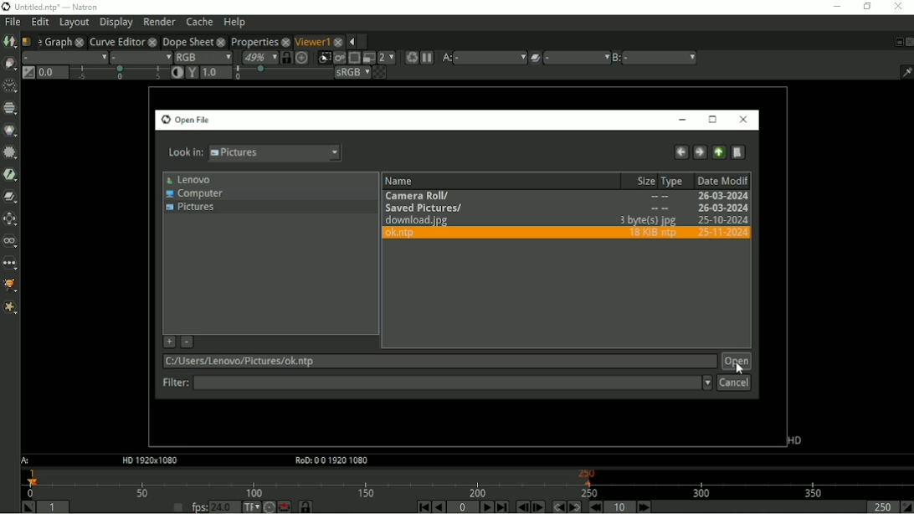 This screenshot has height=514, width=914. Describe the element at coordinates (535, 58) in the screenshot. I see `Operation applied between viewer input A and B` at that location.